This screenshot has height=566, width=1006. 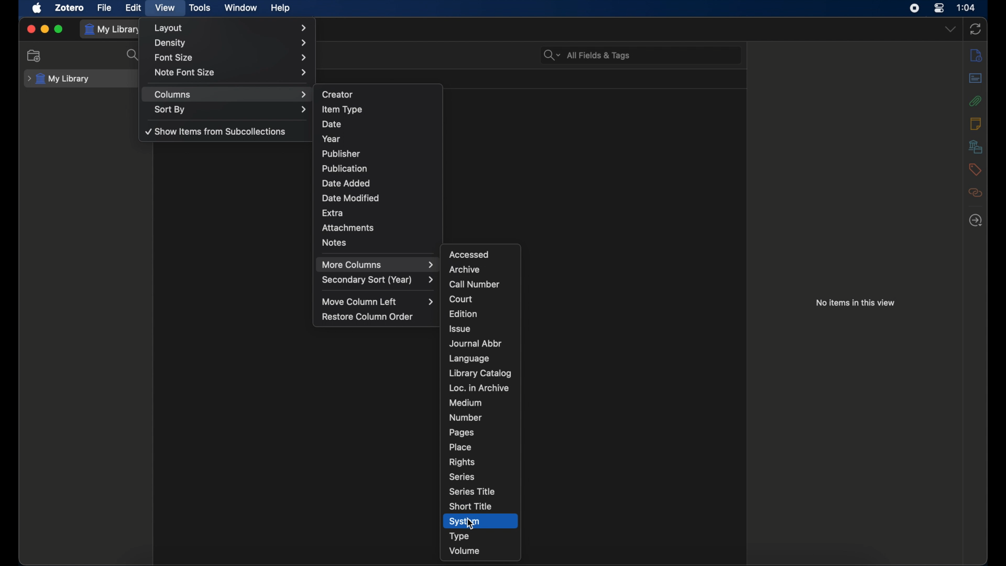 I want to click on move column left, so click(x=378, y=302).